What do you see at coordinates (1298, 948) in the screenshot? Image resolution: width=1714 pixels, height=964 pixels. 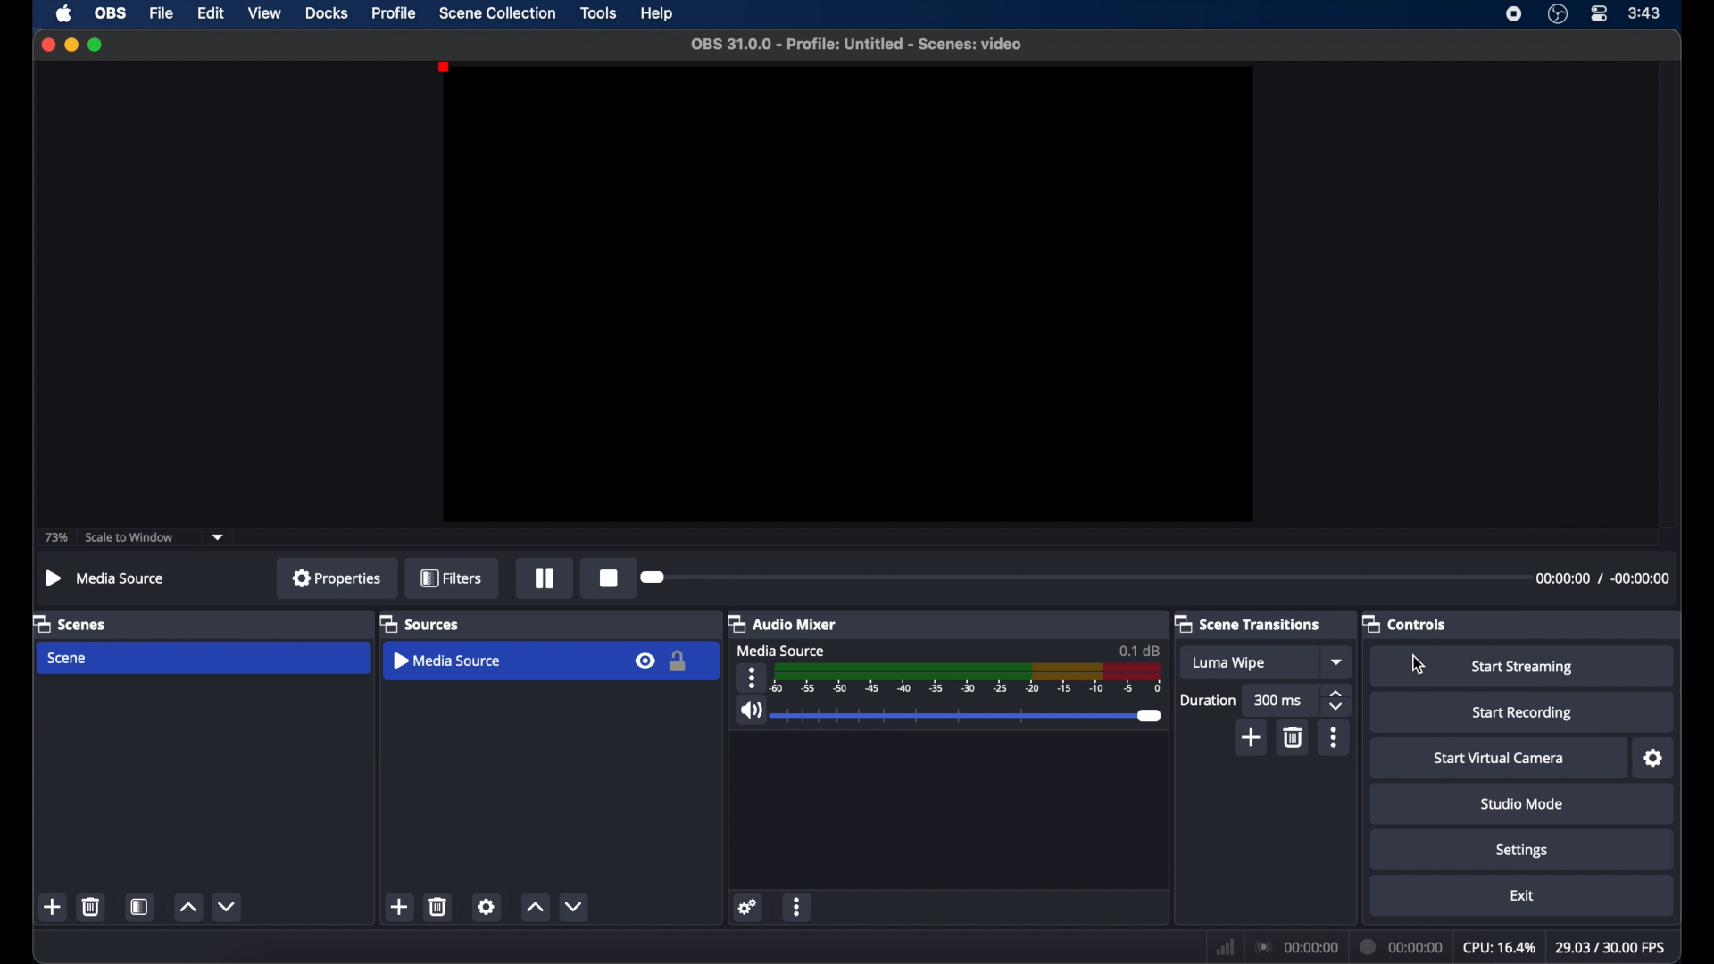 I see `00:00:00` at bounding box center [1298, 948].